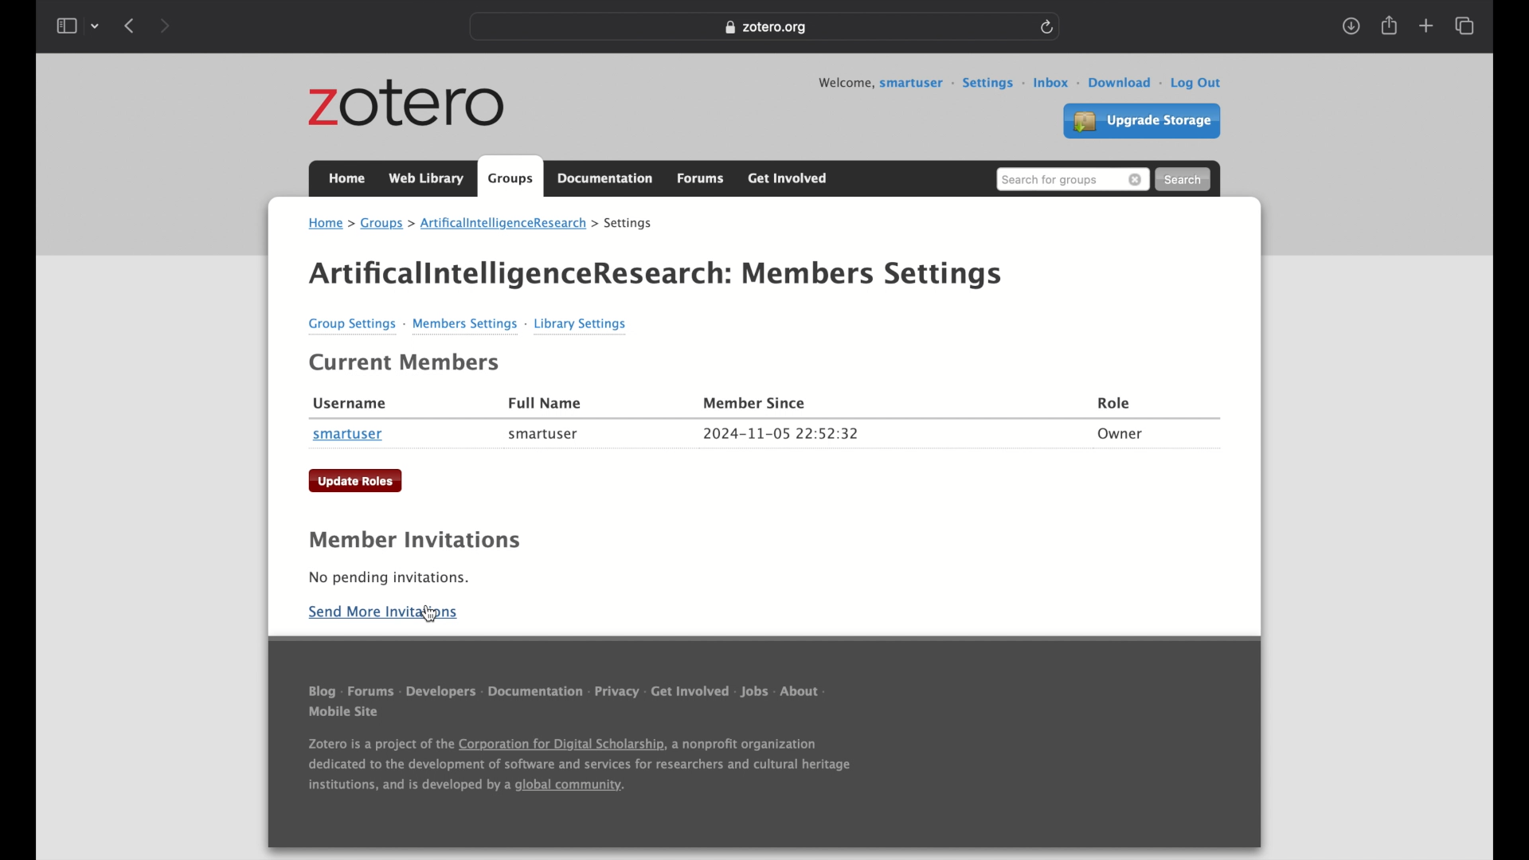  Describe the element at coordinates (1142, 121) in the screenshot. I see `upgrade settings` at that location.